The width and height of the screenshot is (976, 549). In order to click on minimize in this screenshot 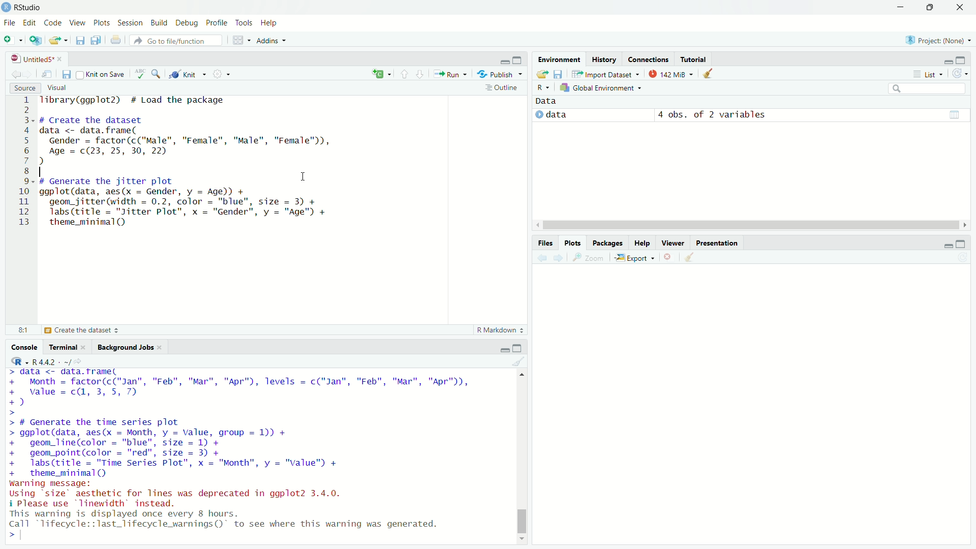, I will do `click(504, 59)`.